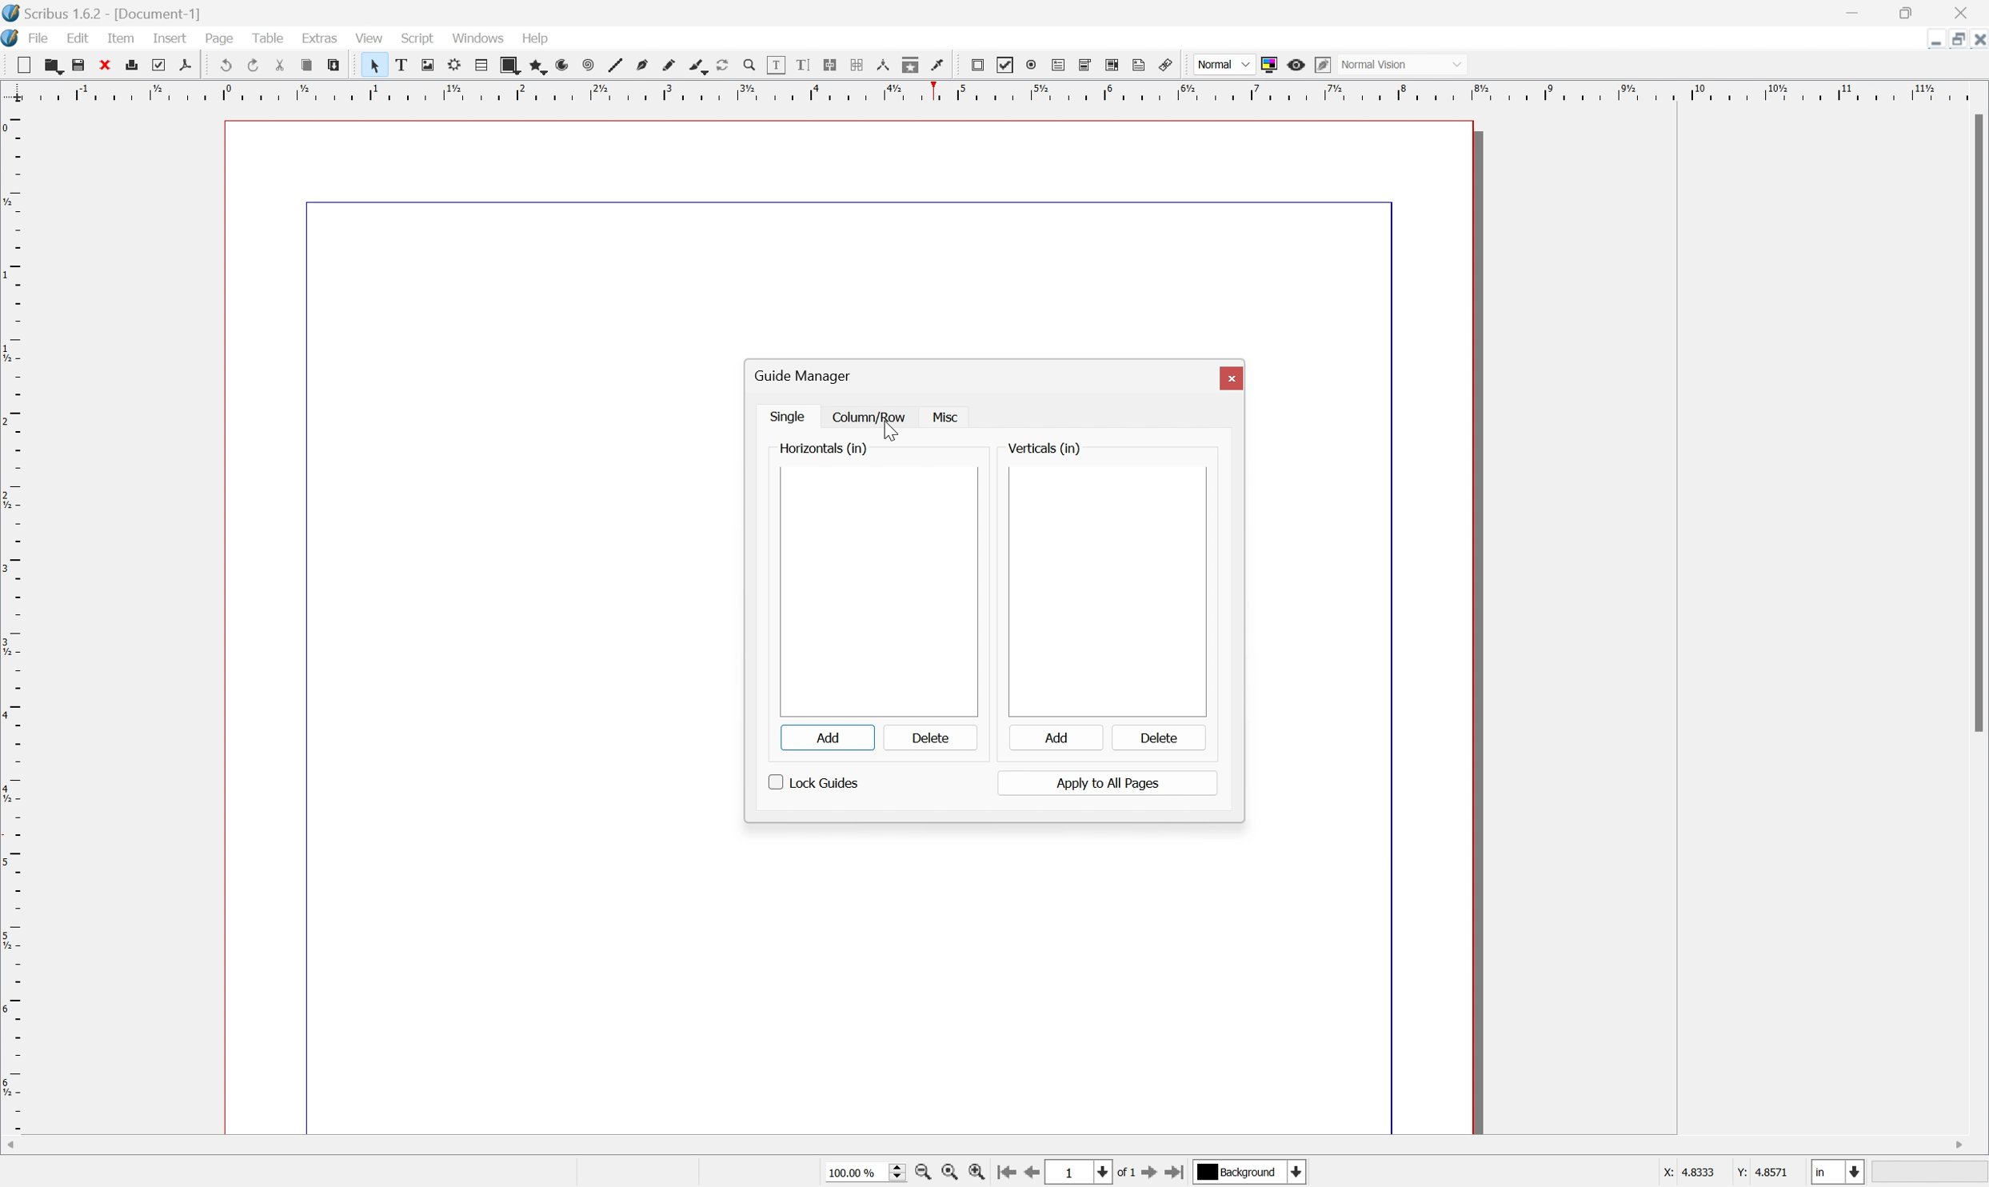  I want to click on add, so click(825, 738).